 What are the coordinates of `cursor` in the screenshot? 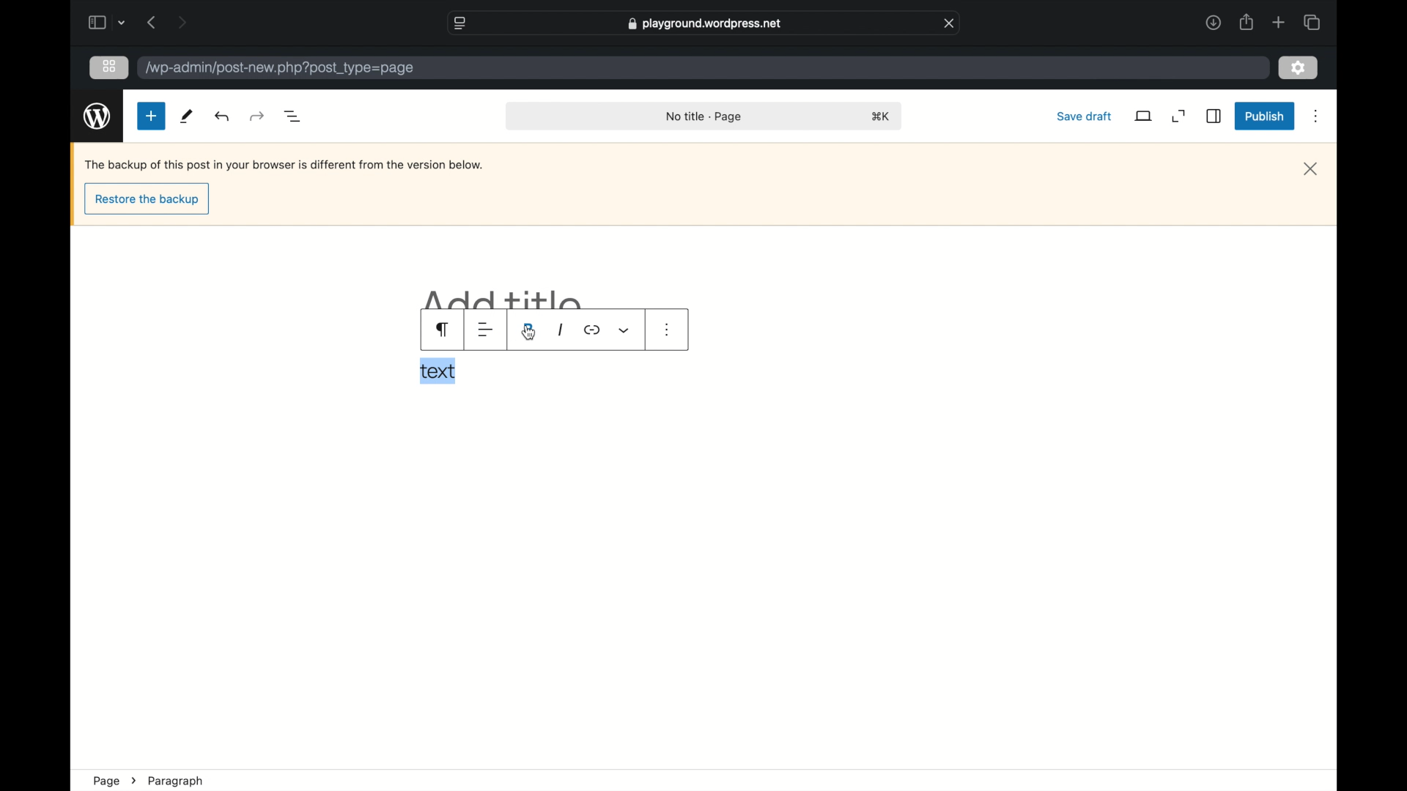 It's located at (529, 333).